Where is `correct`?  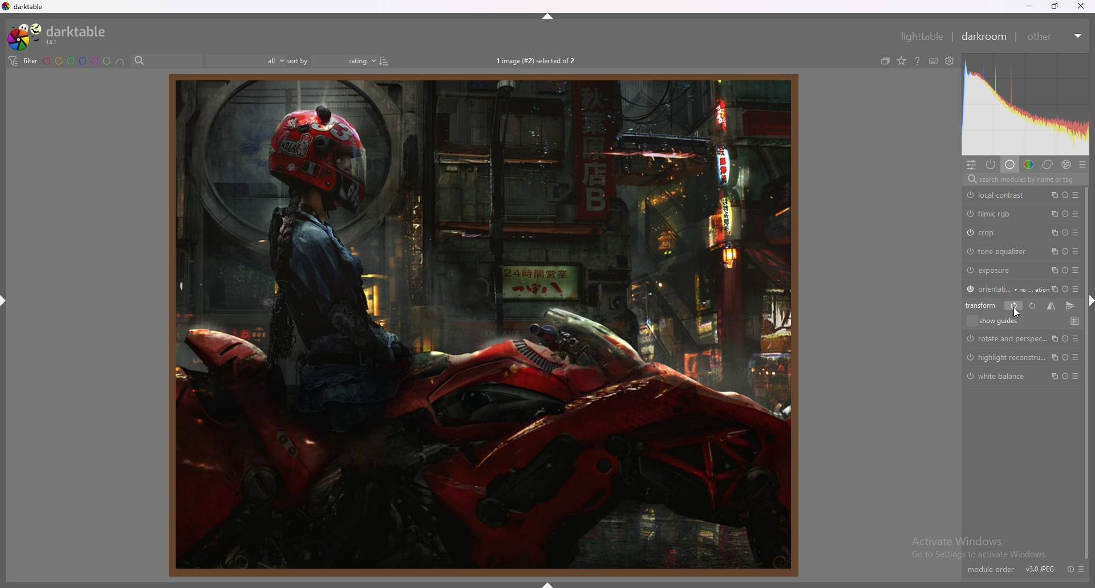 correct is located at coordinates (1048, 165).